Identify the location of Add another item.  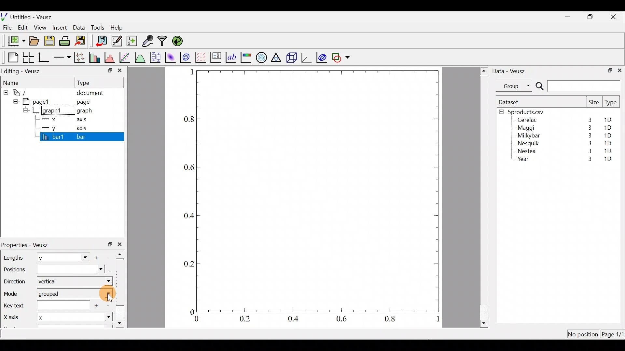
(98, 258).